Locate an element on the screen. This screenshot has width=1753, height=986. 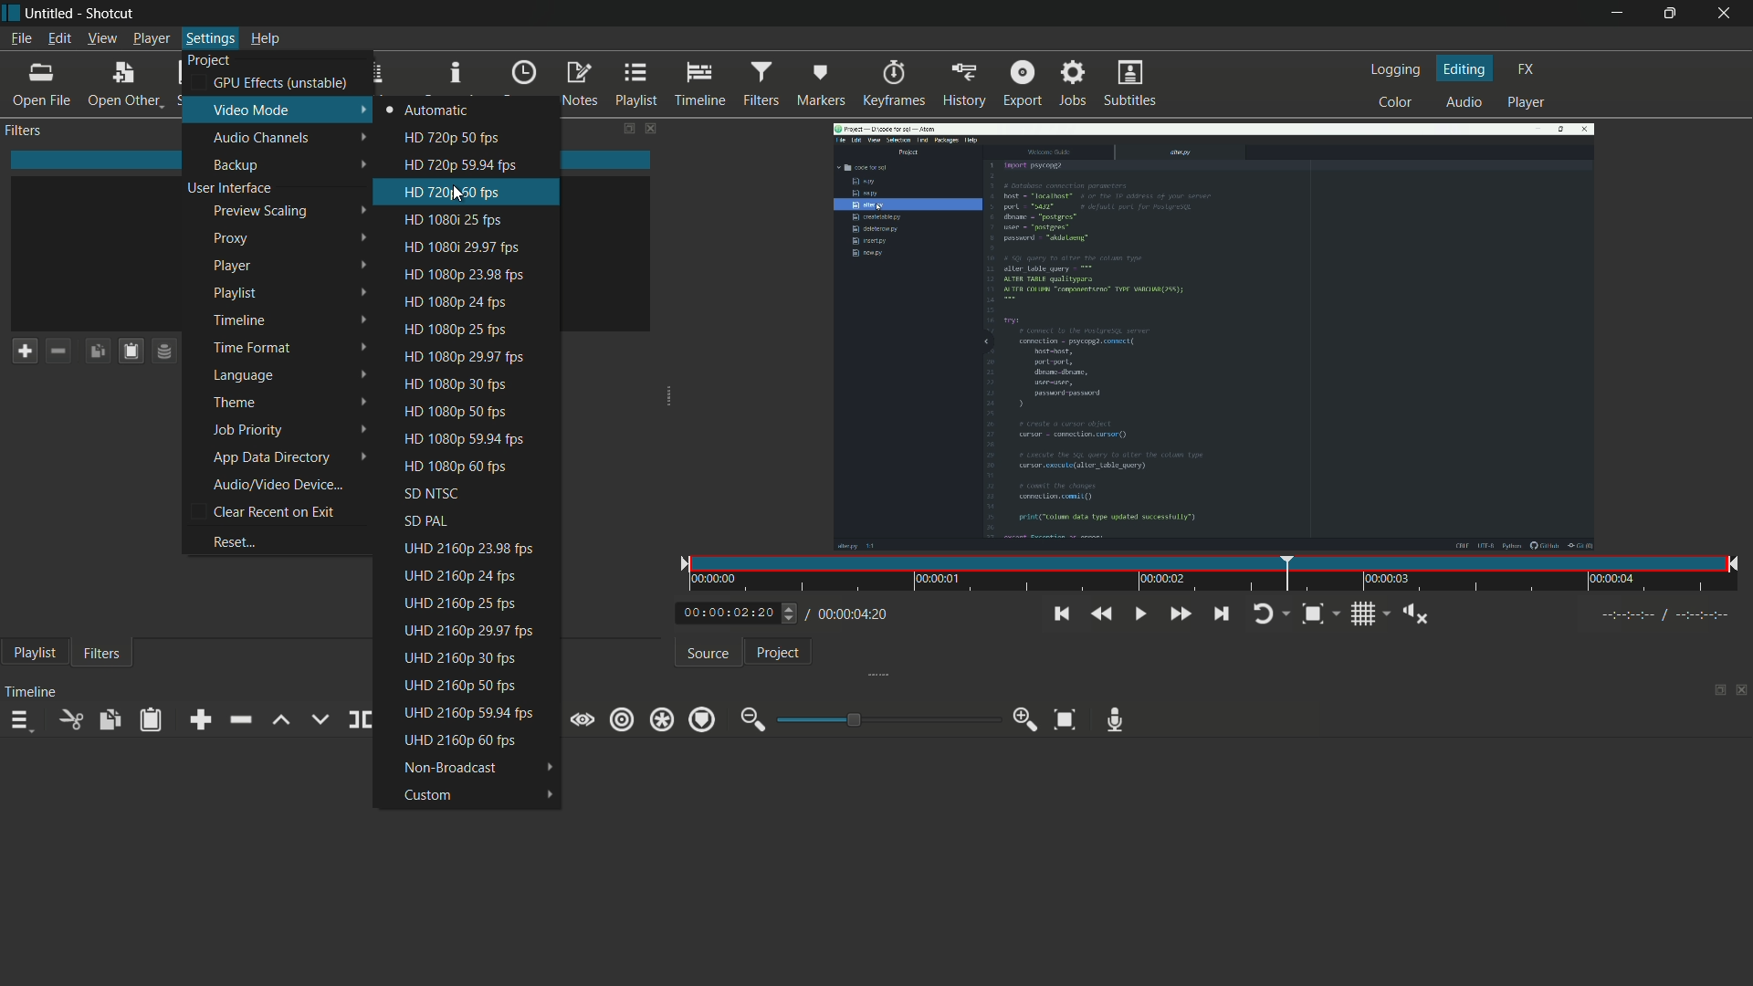
properties is located at coordinates (453, 78).